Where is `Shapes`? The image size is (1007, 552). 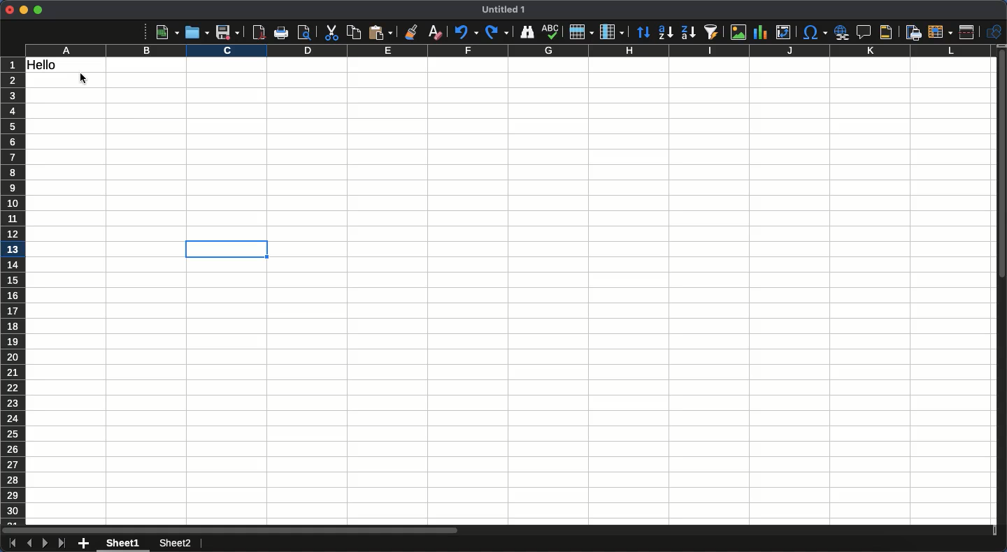
Shapes is located at coordinates (994, 32).